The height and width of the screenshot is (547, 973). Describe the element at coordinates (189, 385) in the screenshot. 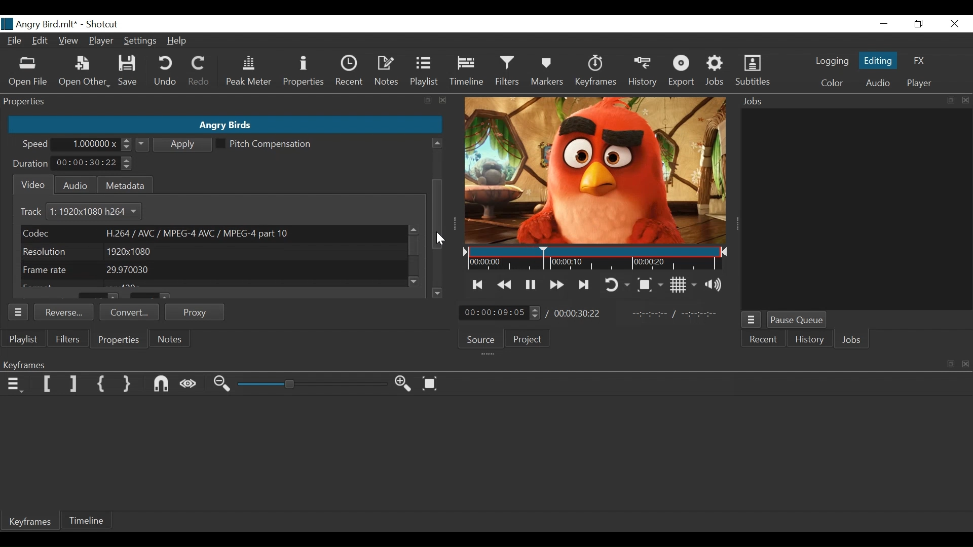

I see `Scrub while dragging` at that location.